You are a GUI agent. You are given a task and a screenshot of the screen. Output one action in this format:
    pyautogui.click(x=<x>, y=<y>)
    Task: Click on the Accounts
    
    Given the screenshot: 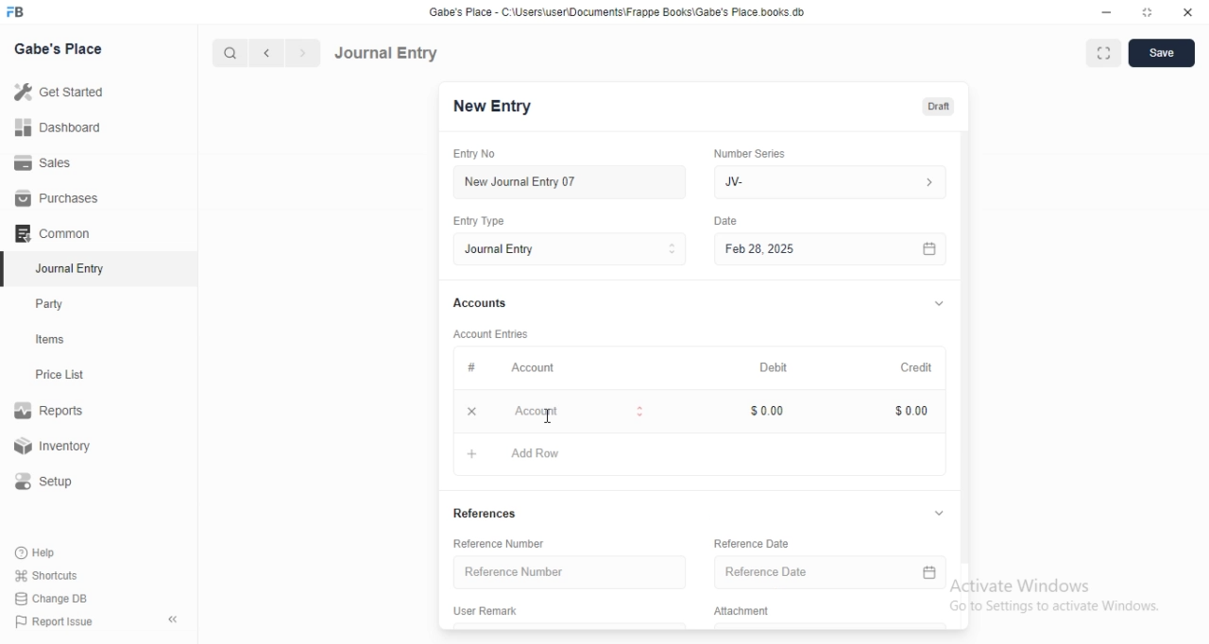 What is the action you would take?
    pyautogui.click(x=478, y=303)
    